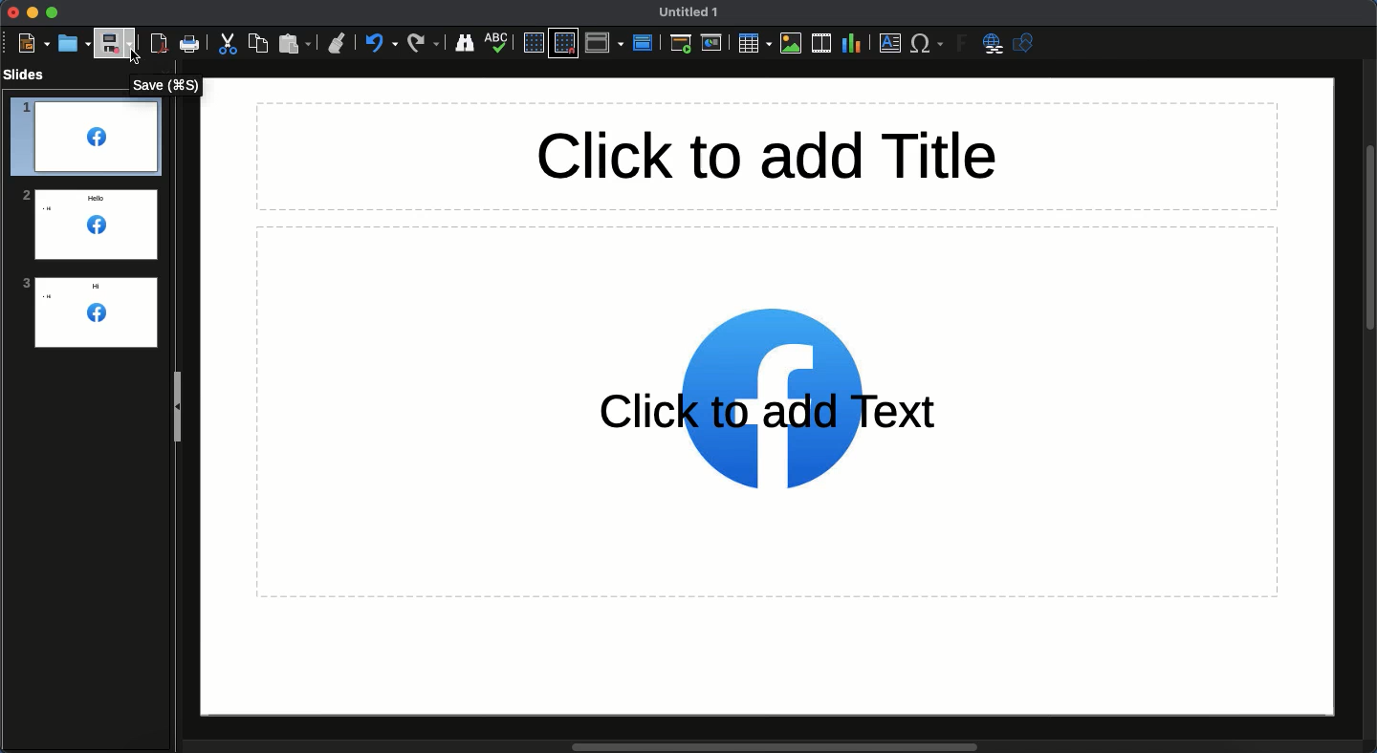 Image resolution: width=1377 pixels, height=753 pixels. I want to click on Close, so click(11, 14).